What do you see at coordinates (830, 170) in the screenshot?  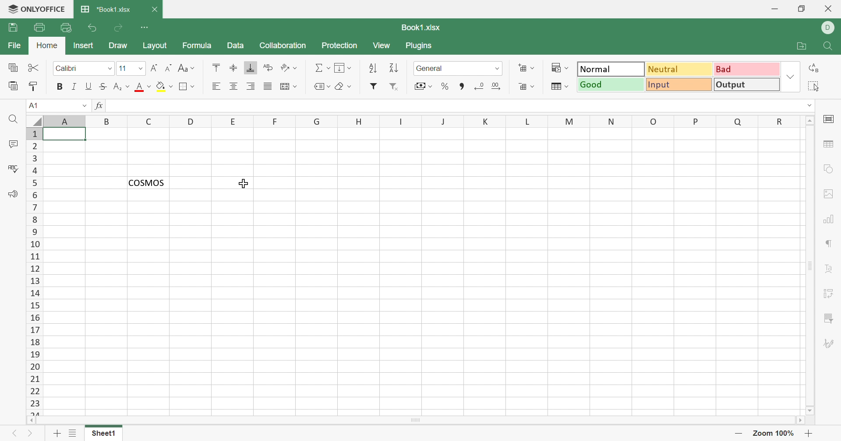 I see `Shape settings` at bounding box center [830, 170].